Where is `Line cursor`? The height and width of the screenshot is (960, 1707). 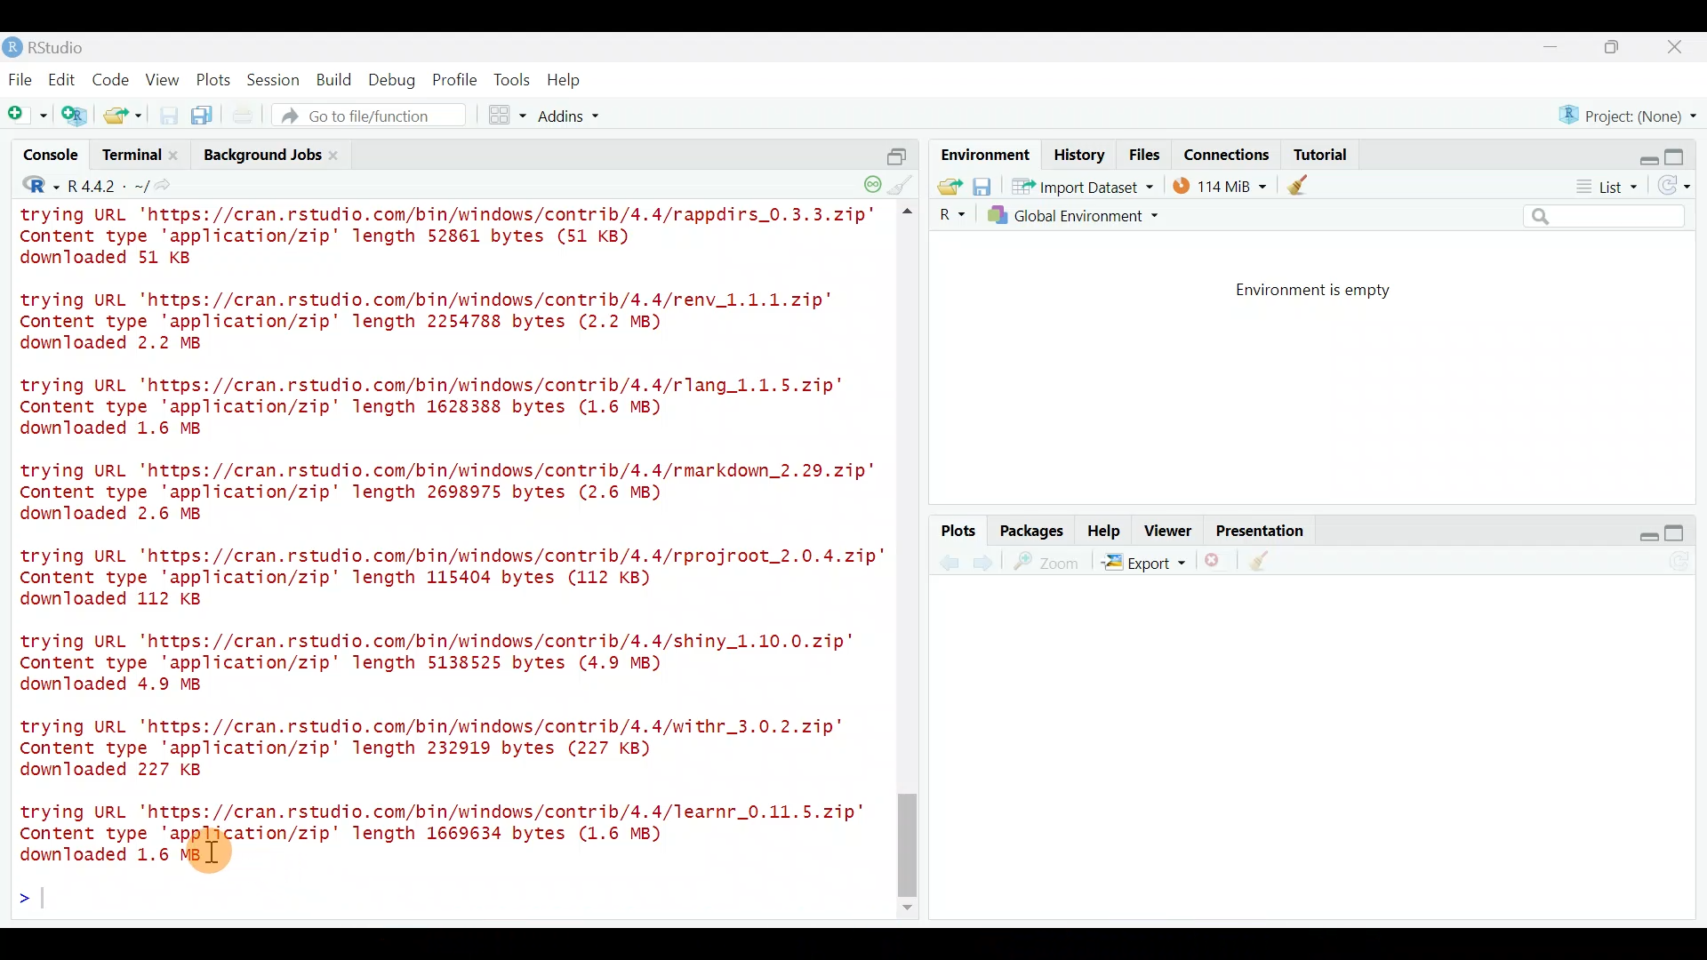
Line cursor is located at coordinates (31, 901).